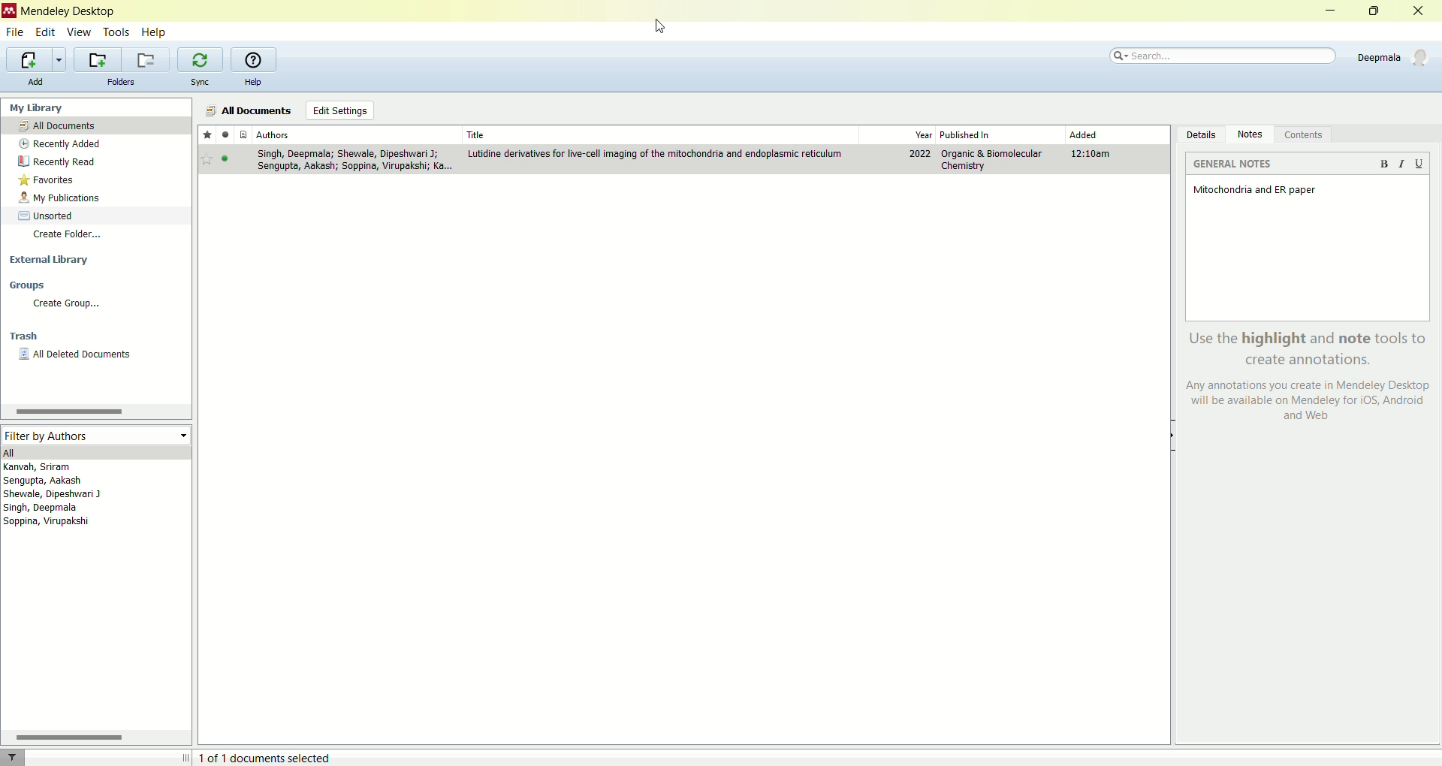 The height and width of the screenshot is (766, 1442). I want to click on scroll bar, so click(94, 737).